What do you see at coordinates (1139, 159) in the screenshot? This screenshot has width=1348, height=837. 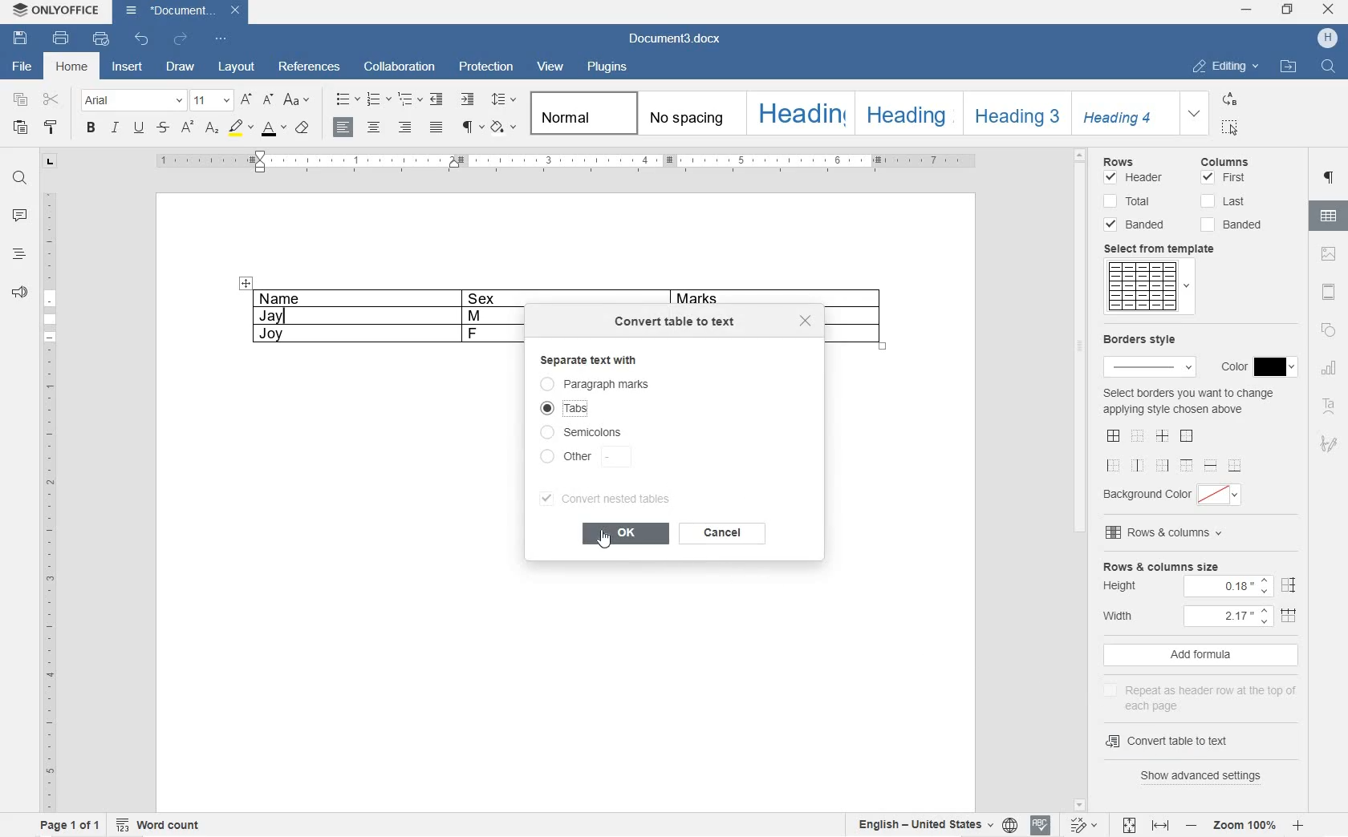 I see `rows settings` at bounding box center [1139, 159].